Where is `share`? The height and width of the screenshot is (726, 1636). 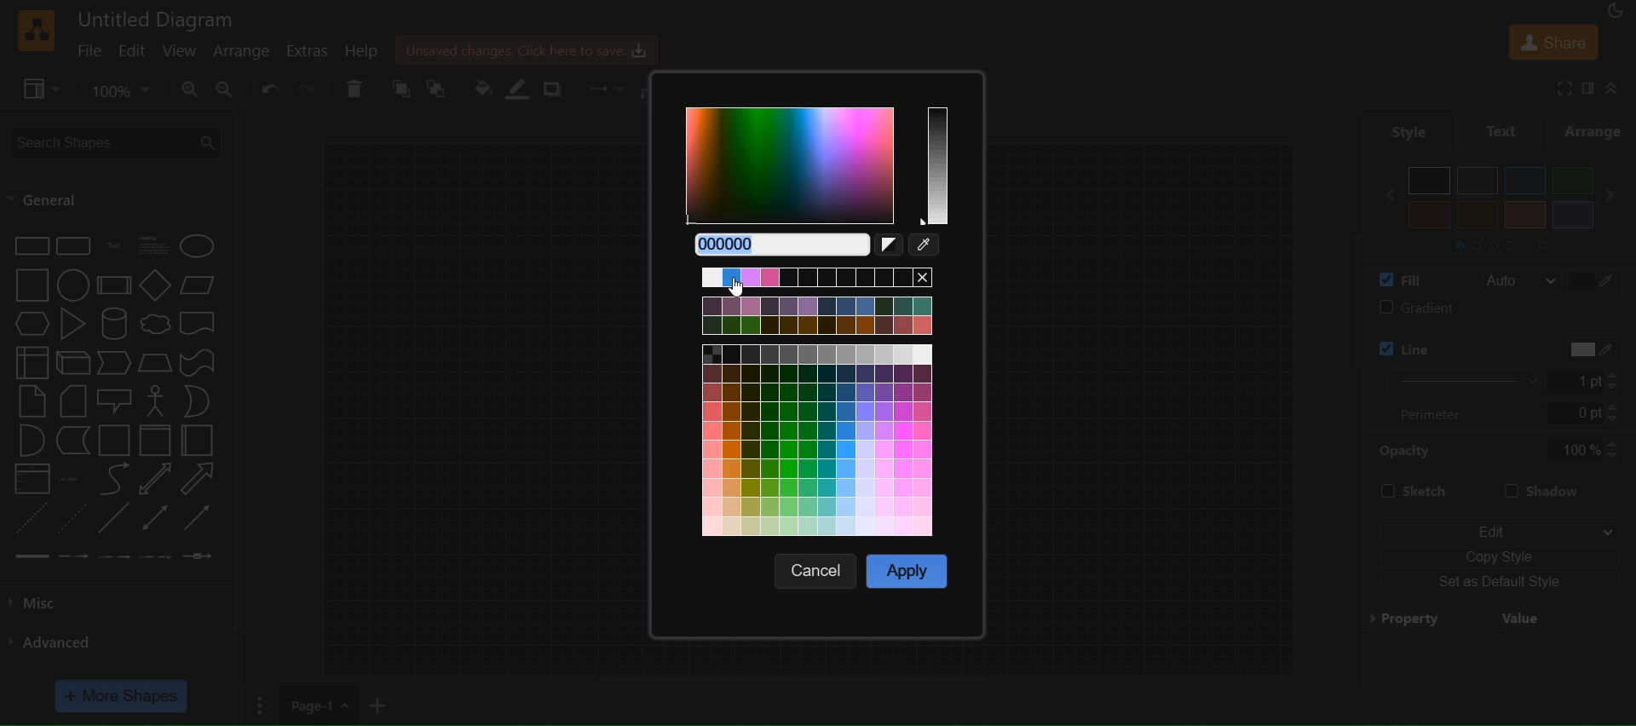 share is located at coordinates (1552, 41).